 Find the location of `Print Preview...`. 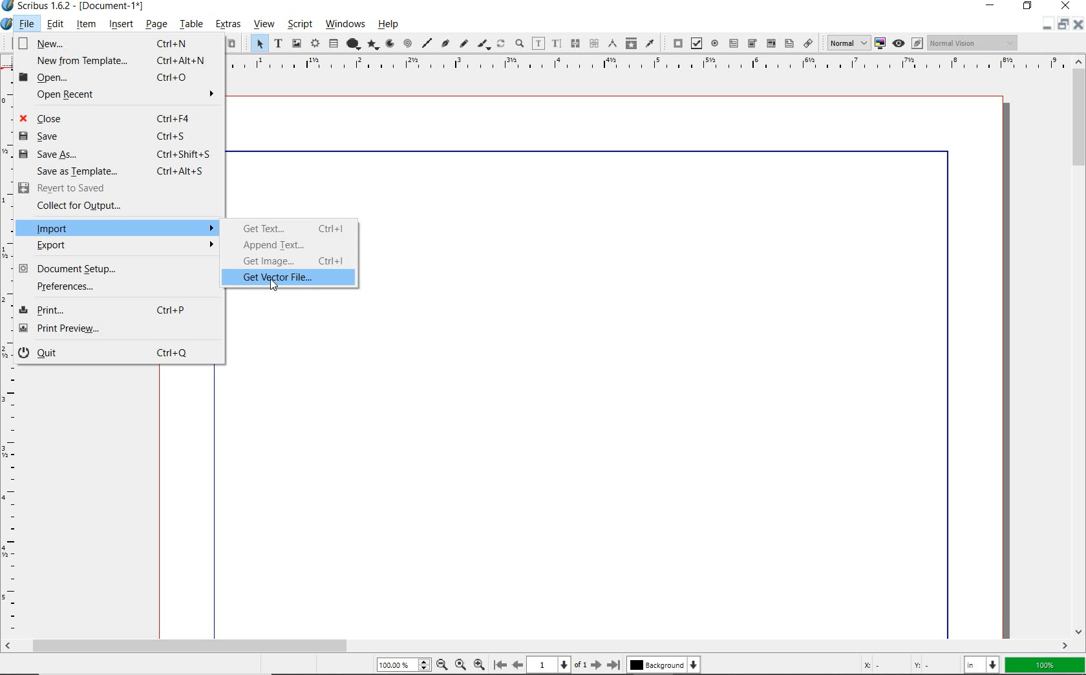

Print Preview... is located at coordinates (118, 330).